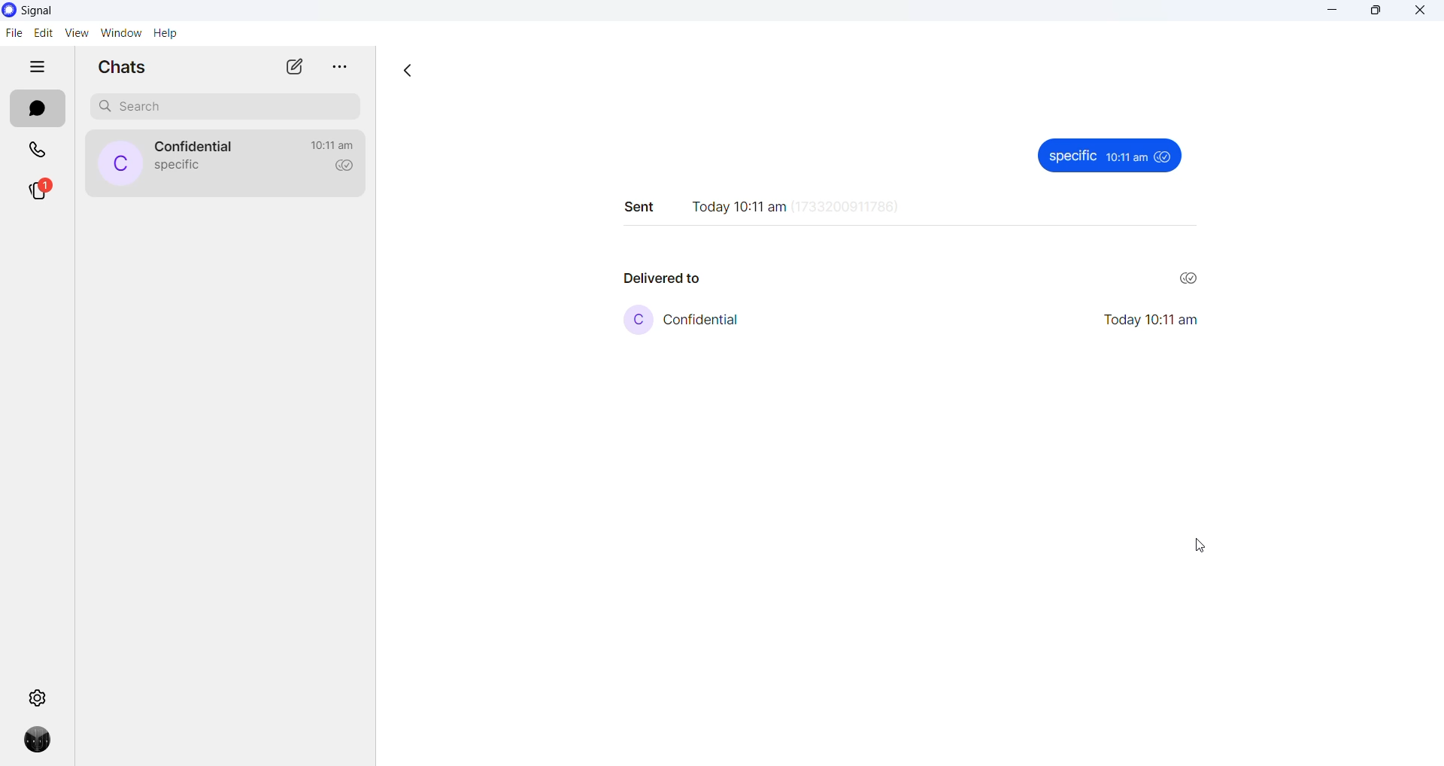 This screenshot has width=1444, height=766. I want to click on hide tabs, so click(37, 68).